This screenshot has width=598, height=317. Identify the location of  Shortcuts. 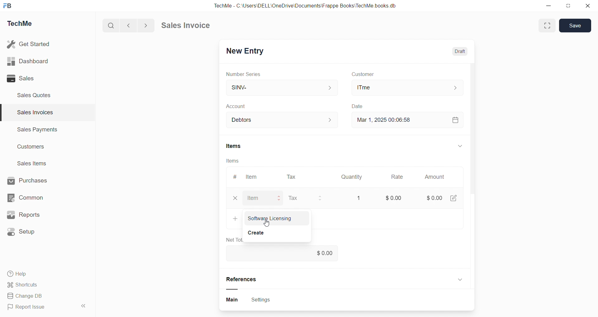
(25, 285).